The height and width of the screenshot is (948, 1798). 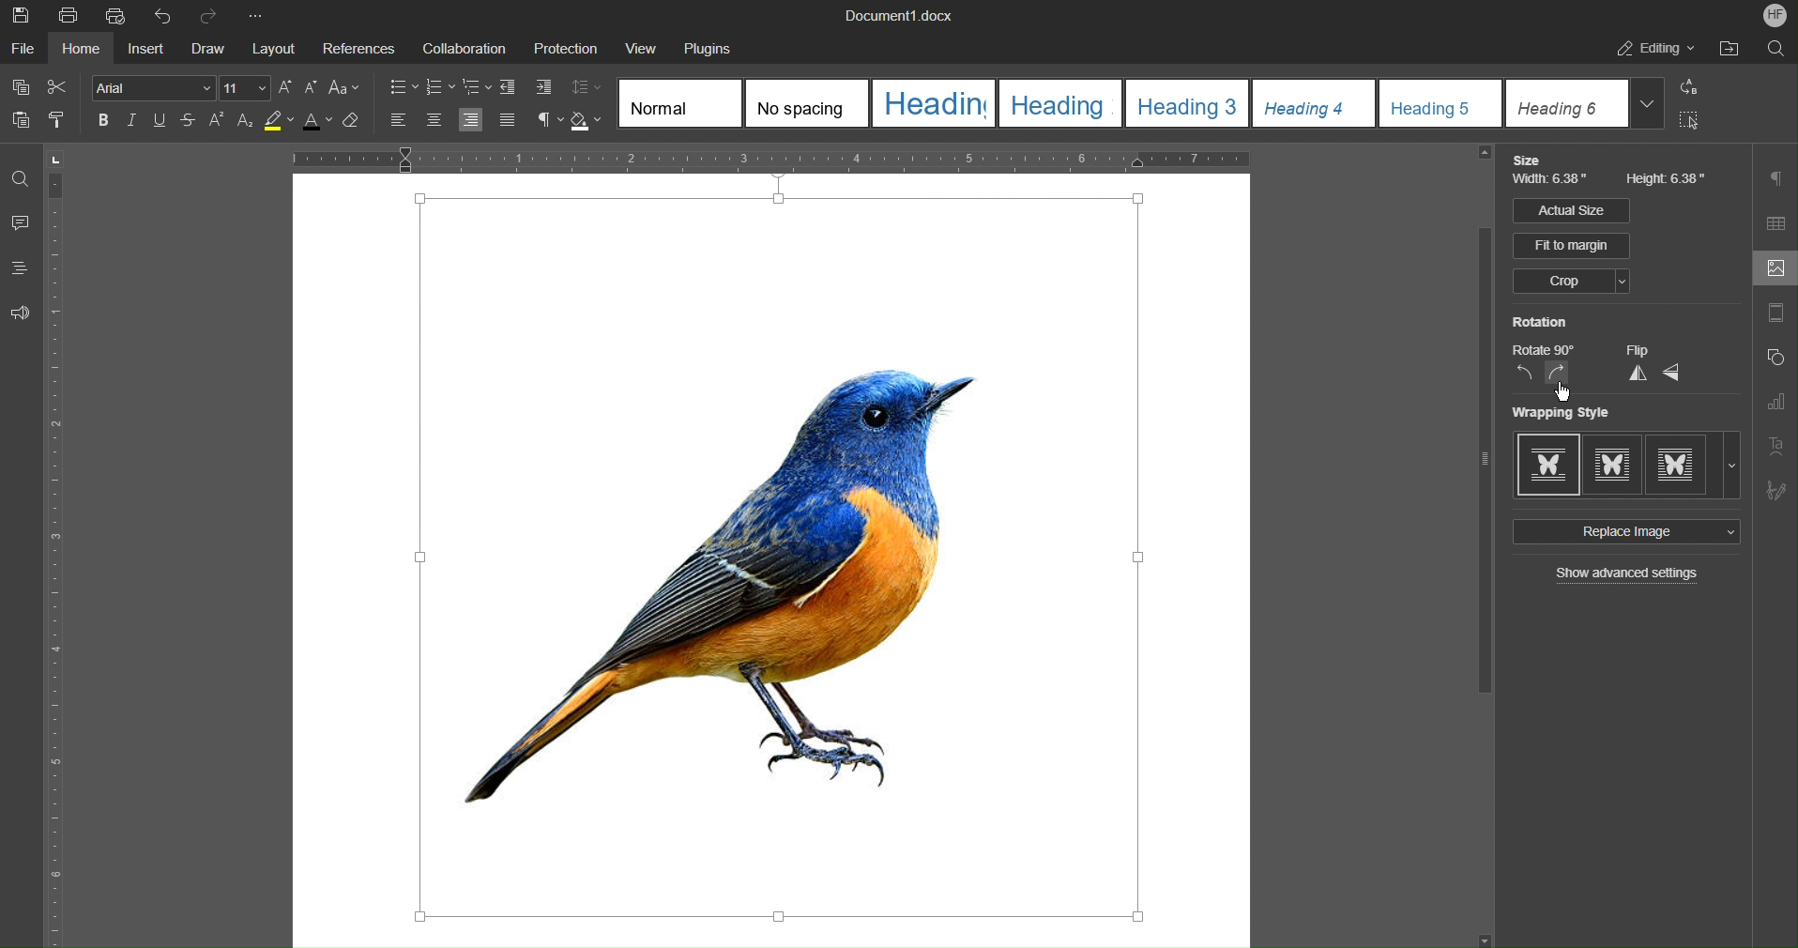 I want to click on Actual Size, so click(x=1570, y=211).